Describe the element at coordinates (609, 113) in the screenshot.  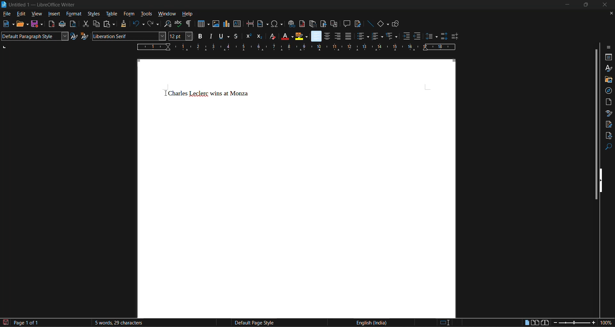
I see `style inspector` at that location.